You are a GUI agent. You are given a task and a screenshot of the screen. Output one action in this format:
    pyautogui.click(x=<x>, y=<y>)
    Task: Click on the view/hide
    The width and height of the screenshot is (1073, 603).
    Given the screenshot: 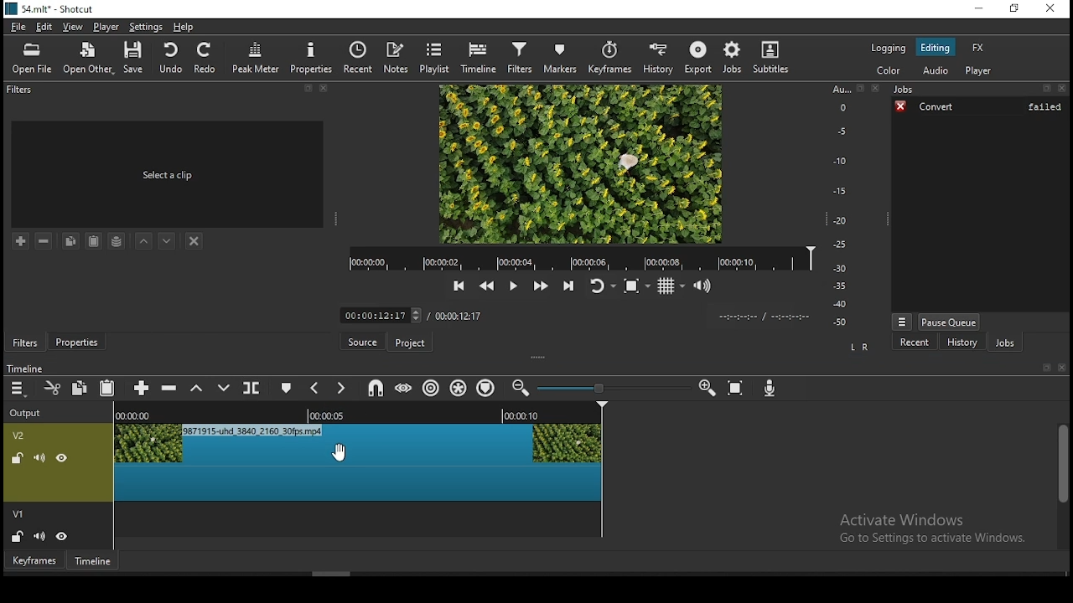 What is the action you would take?
    pyautogui.click(x=63, y=535)
    